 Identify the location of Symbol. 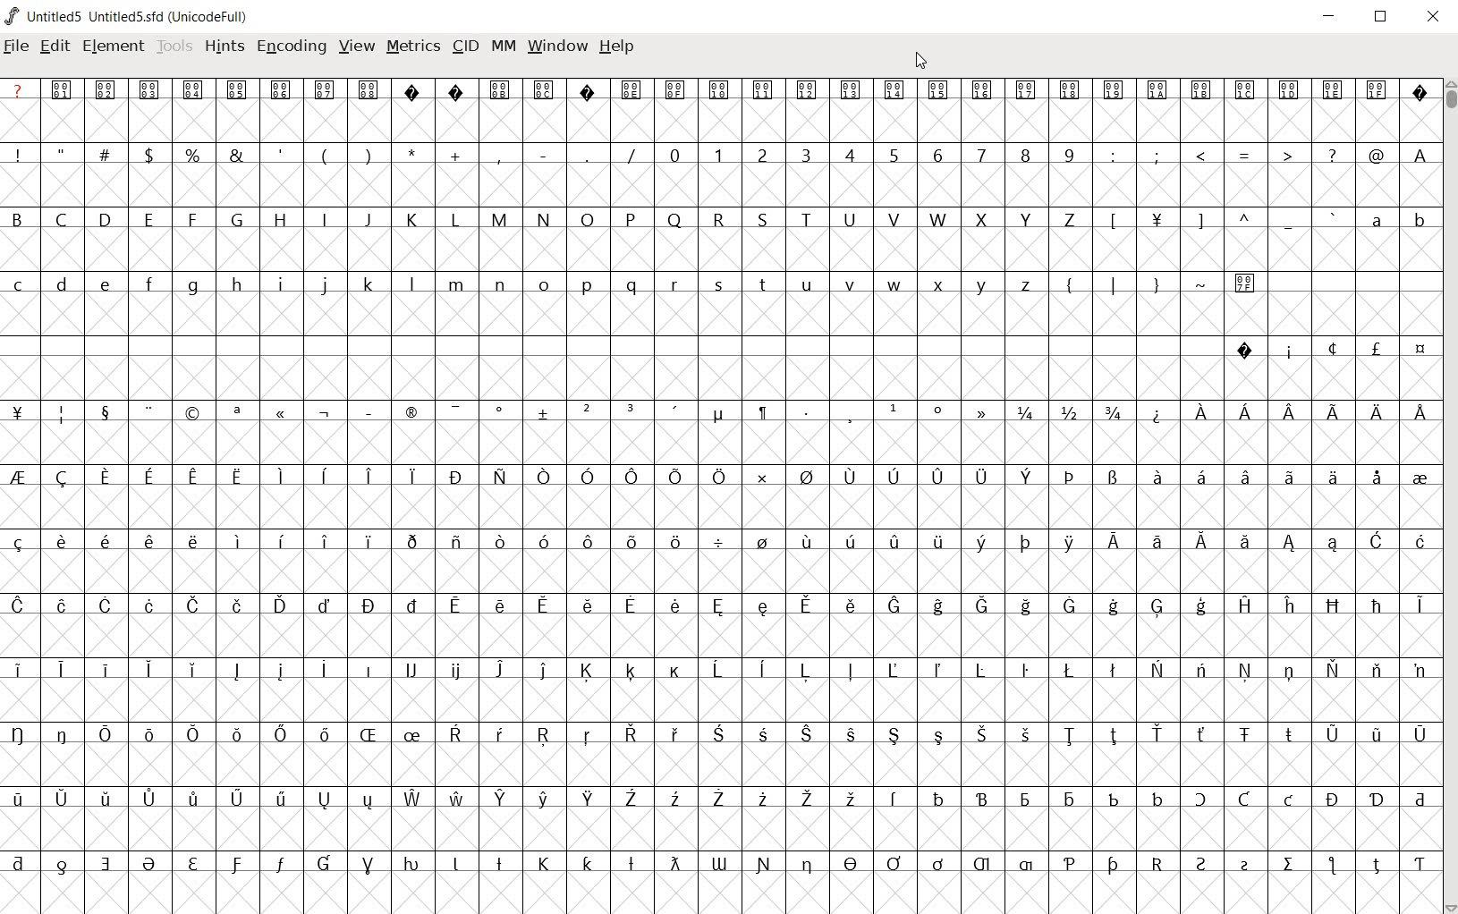
(1203, 800).